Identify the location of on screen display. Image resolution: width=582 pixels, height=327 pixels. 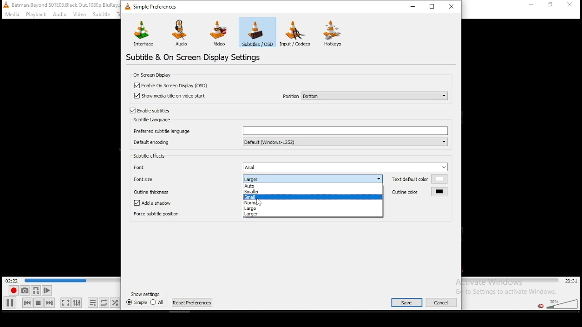
(154, 75).